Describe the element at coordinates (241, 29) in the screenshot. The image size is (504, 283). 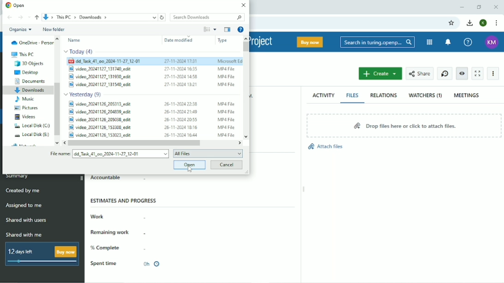
I see `Get help` at that location.